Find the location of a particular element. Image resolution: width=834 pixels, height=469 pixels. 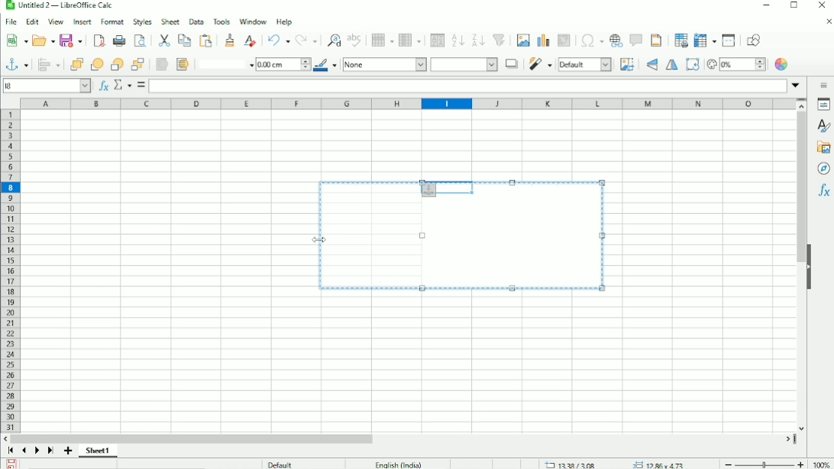

Styles is located at coordinates (143, 21).